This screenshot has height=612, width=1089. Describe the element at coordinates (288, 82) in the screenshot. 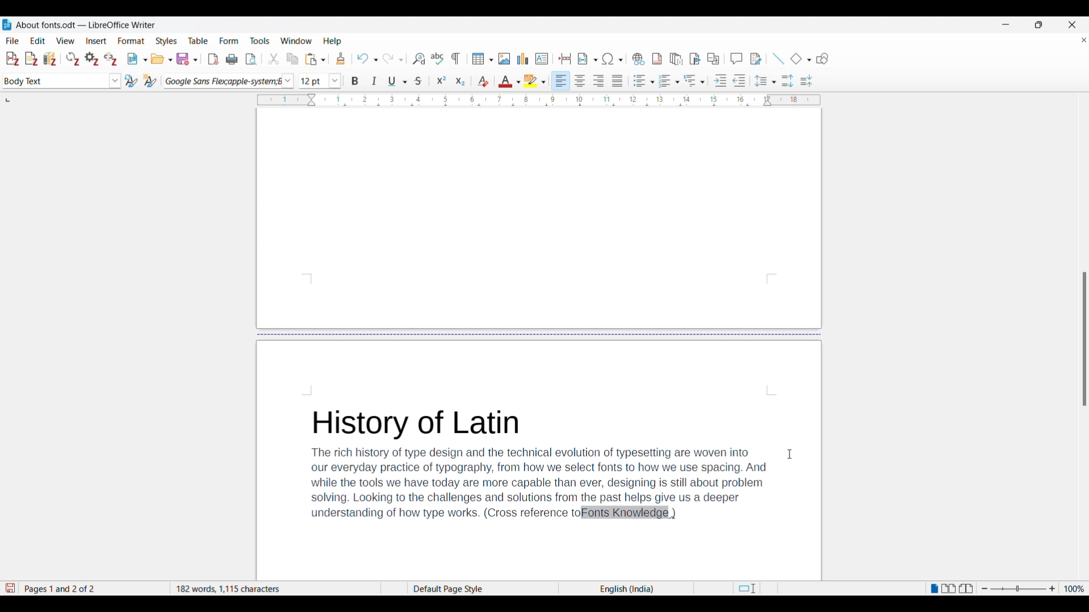

I see `Font options ` at that location.